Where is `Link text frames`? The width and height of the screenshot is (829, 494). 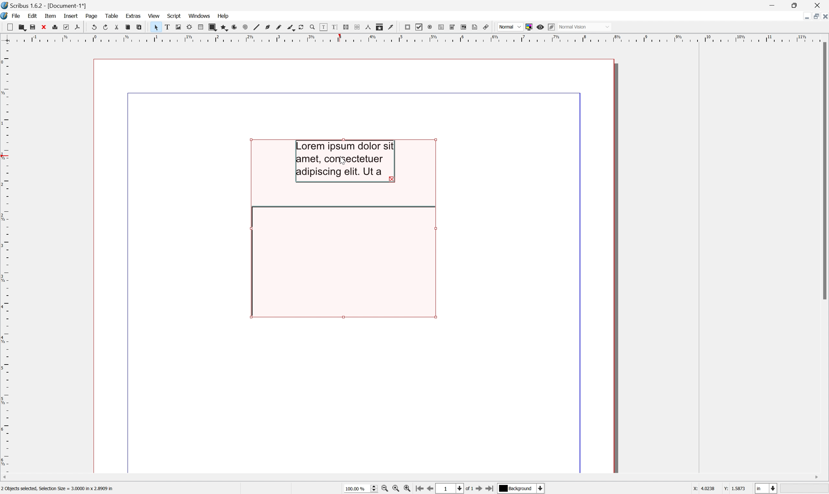
Link text frames is located at coordinates (345, 26).